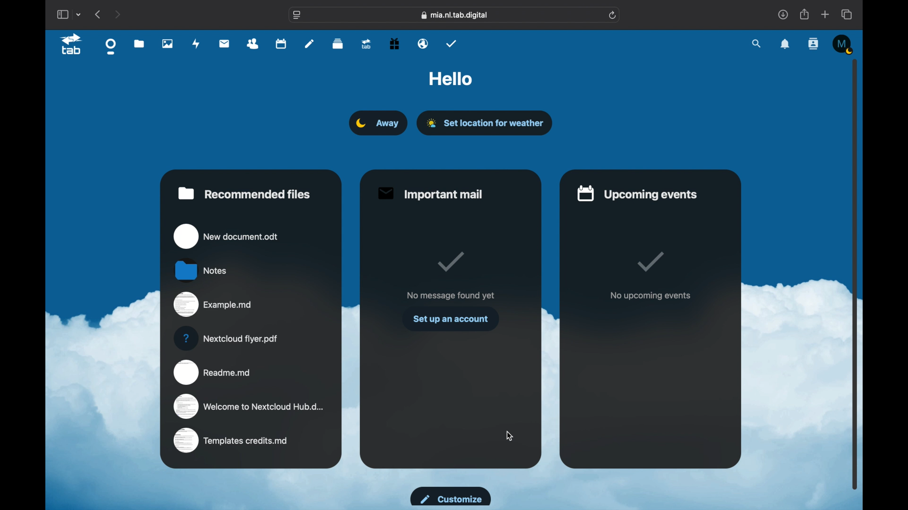 This screenshot has width=908, height=510. Describe the element at coordinates (613, 16) in the screenshot. I see `refresh` at that location.